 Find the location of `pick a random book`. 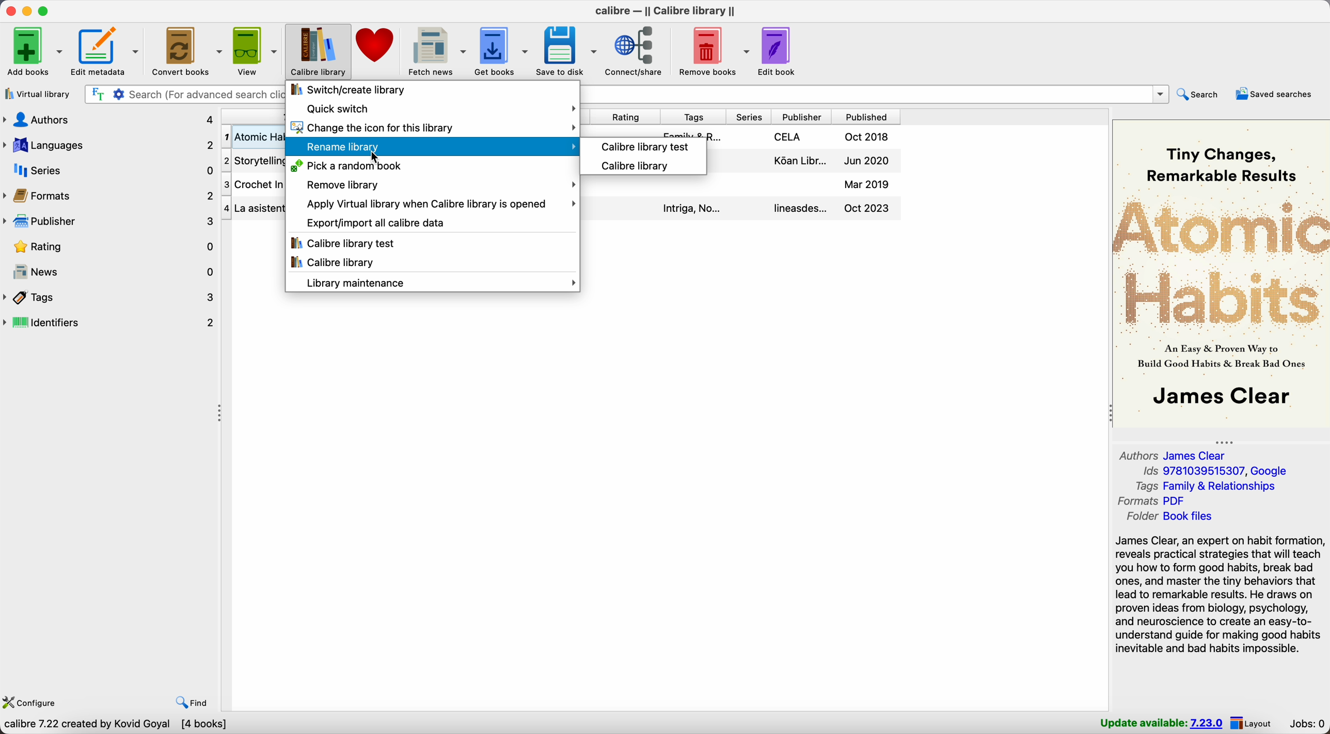

pick a random book is located at coordinates (345, 166).